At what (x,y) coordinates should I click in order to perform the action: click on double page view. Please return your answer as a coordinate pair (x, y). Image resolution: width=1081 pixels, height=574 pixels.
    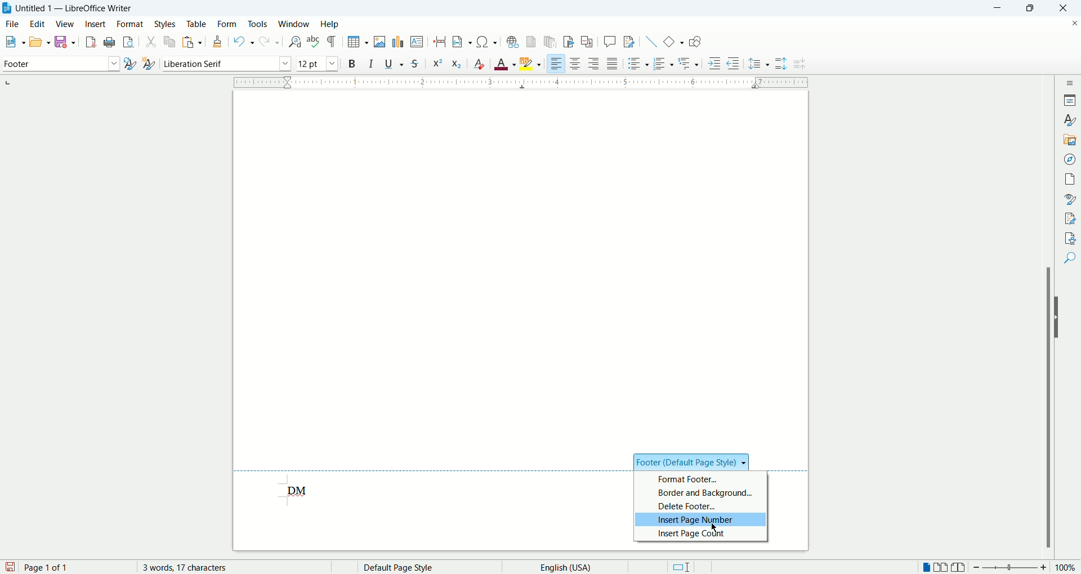
    Looking at the image, I should click on (943, 568).